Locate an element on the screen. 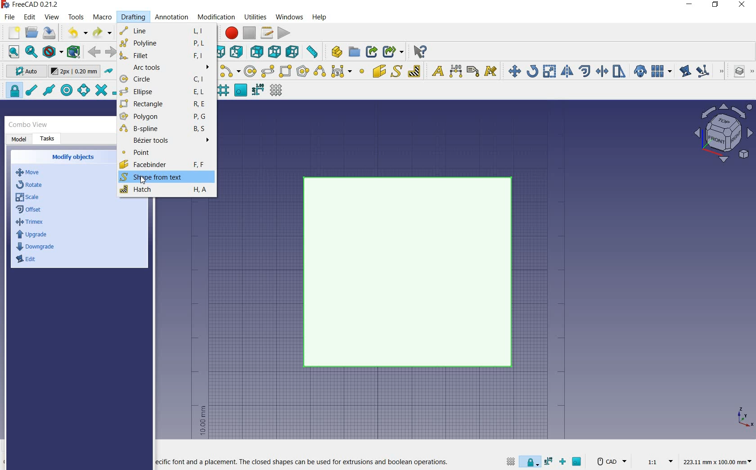  rear is located at coordinates (257, 52).